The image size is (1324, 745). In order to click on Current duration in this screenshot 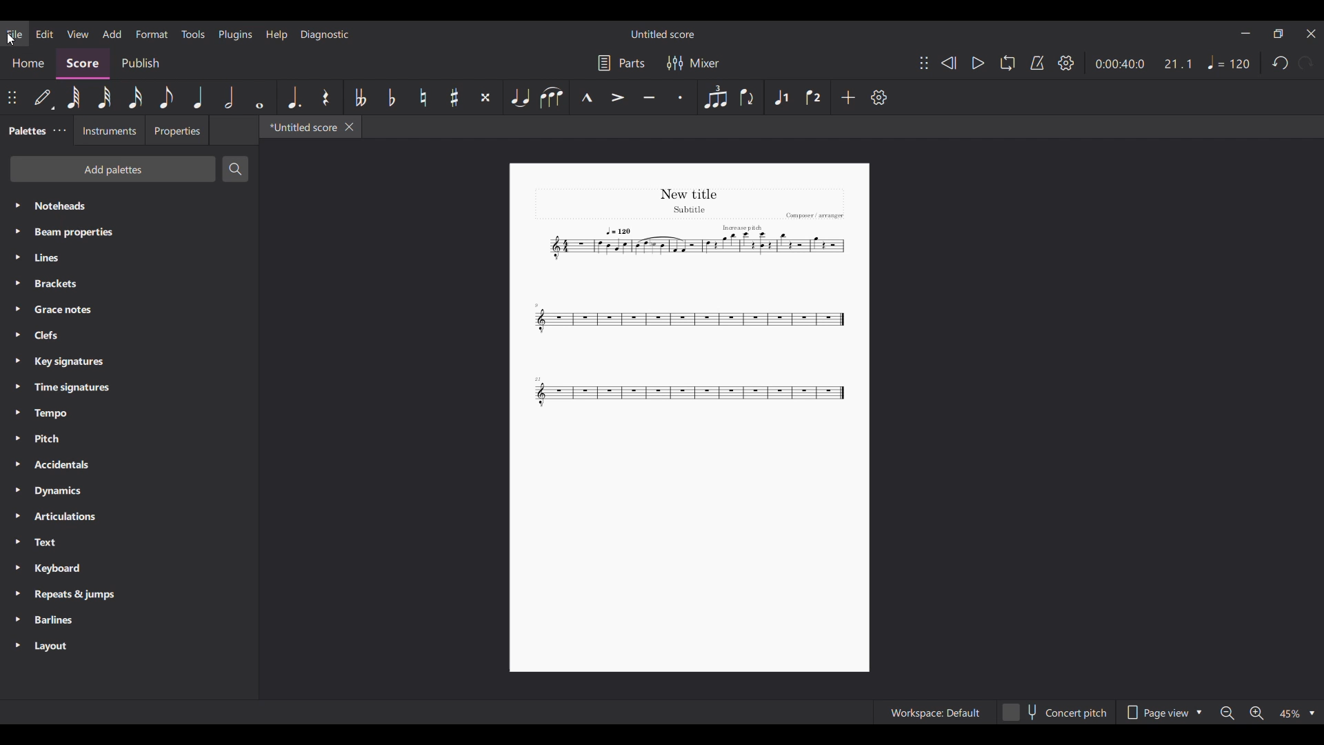, I will do `click(1121, 63)`.